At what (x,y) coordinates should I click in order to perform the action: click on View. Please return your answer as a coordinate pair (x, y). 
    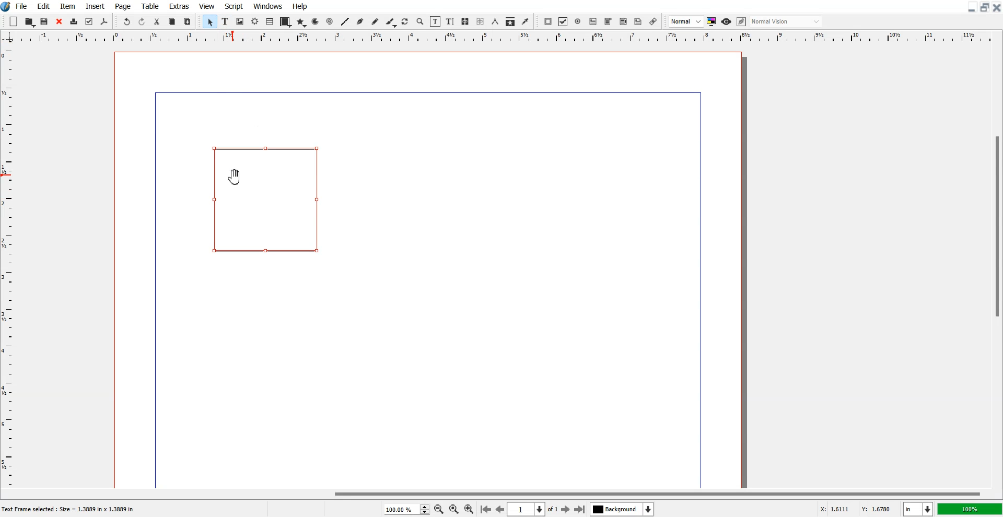
    Looking at the image, I should click on (207, 6).